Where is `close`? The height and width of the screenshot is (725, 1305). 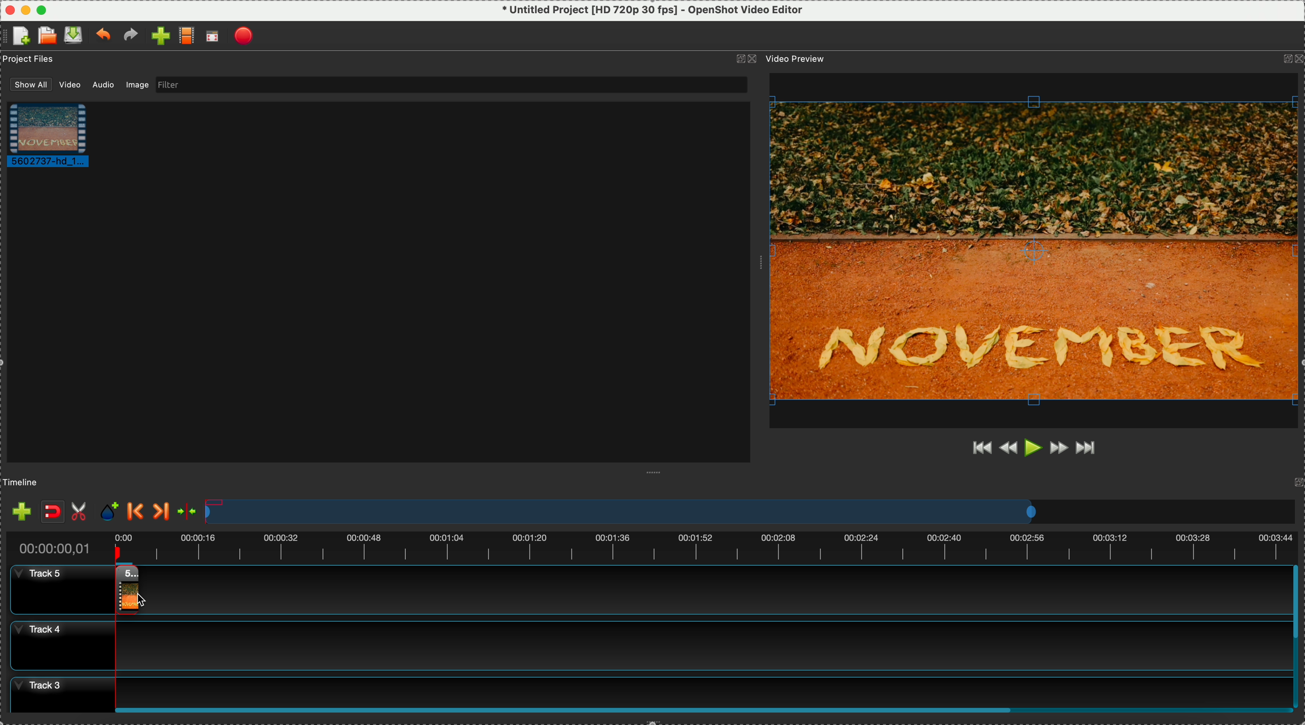 close is located at coordinates (8, 8).